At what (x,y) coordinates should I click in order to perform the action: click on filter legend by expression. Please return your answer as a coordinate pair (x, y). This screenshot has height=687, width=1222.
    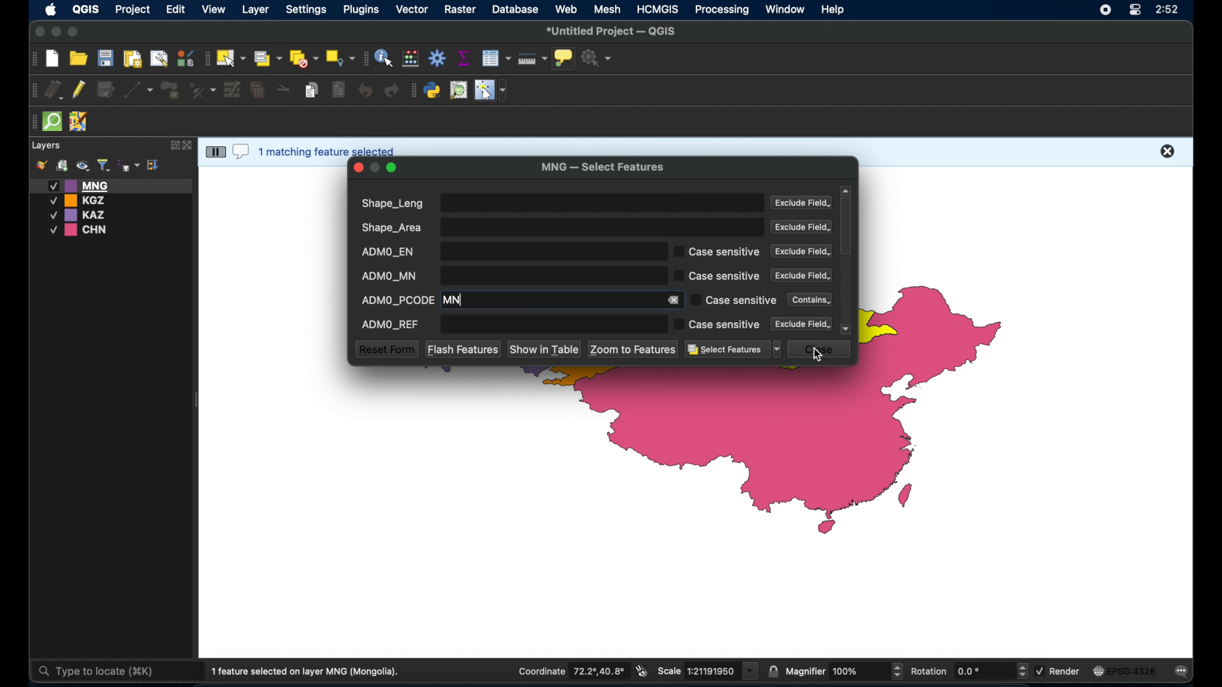
    Looking at the image, I should click on (129, 164).